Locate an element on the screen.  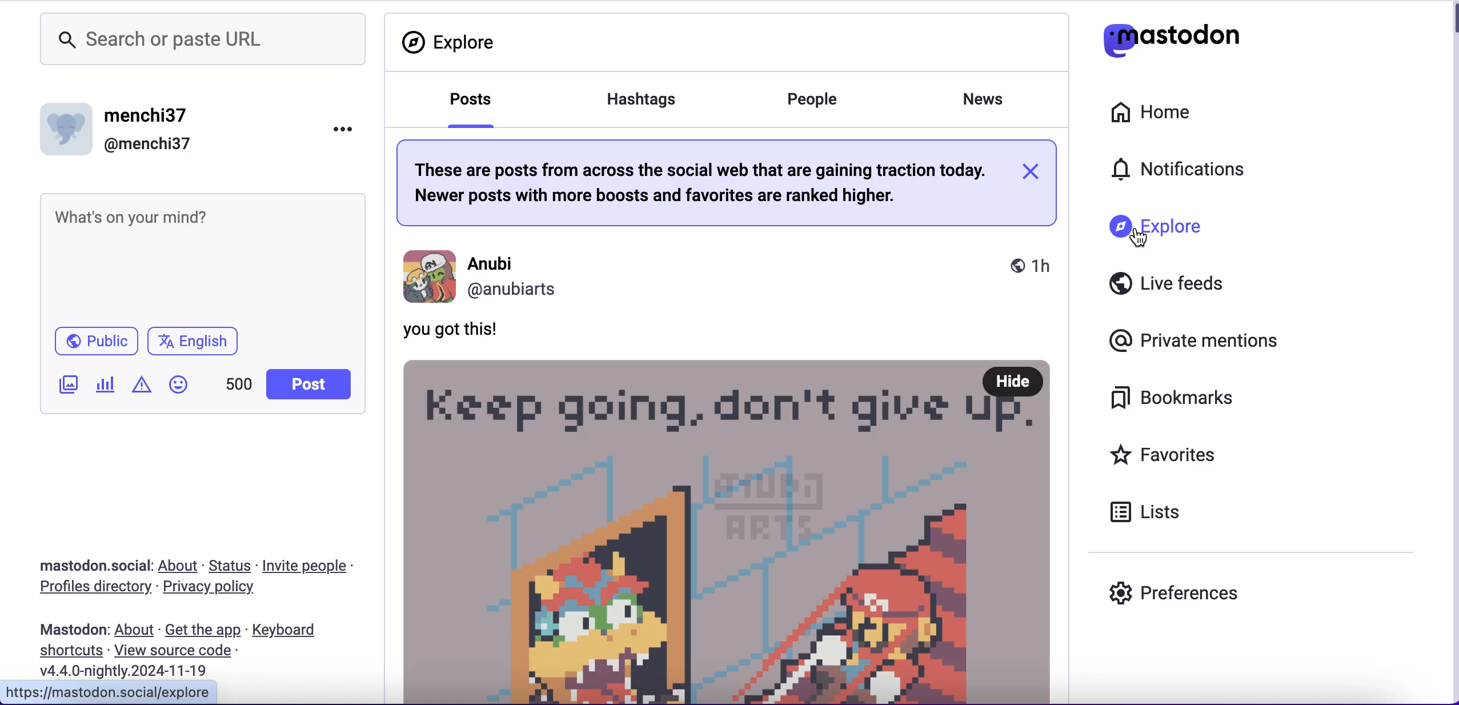
add image is located at coordinates (66, 384).